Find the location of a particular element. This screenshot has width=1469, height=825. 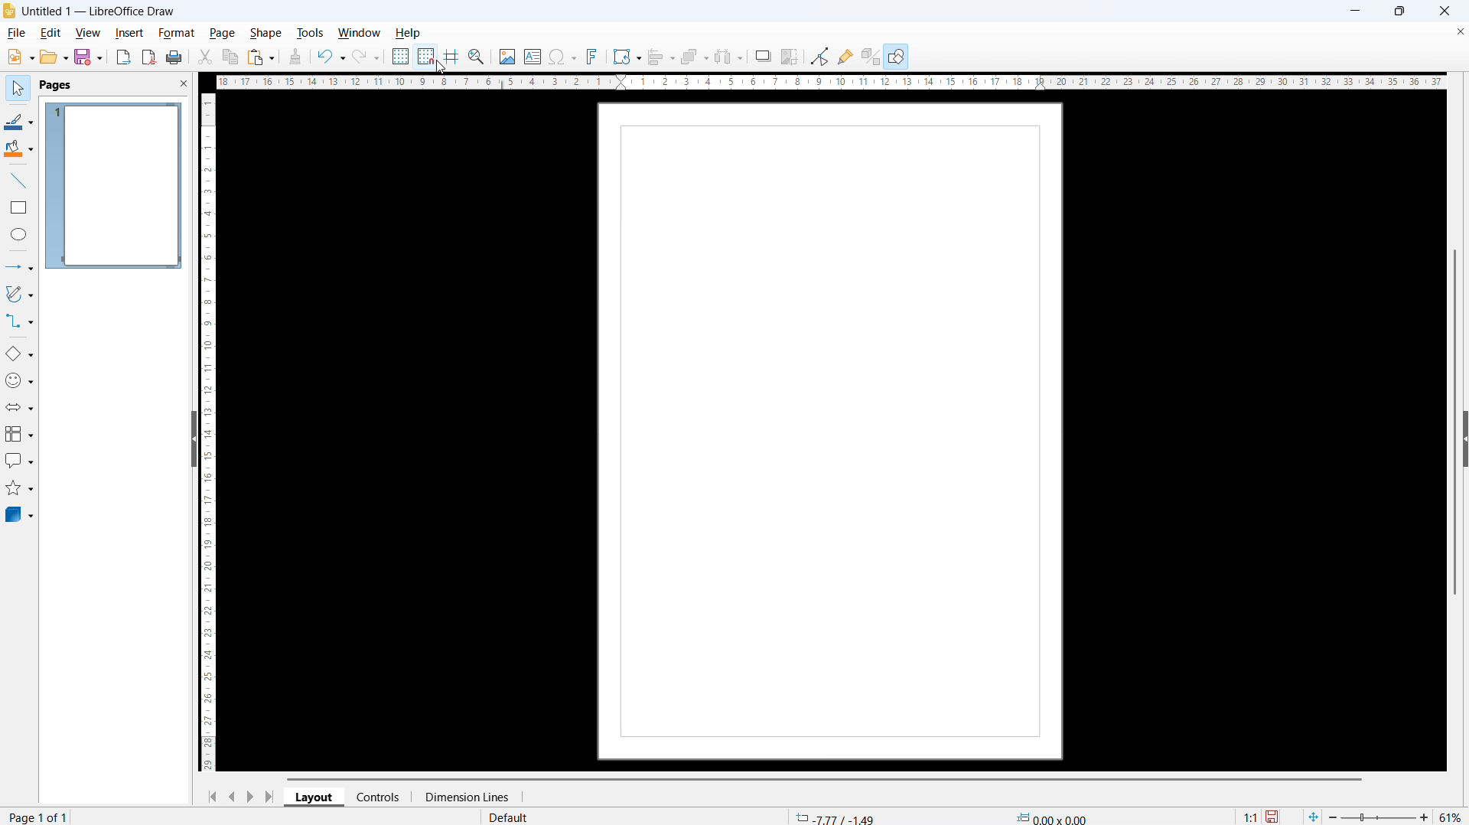

Scaling factor  is located at coordinates (1249, 817).